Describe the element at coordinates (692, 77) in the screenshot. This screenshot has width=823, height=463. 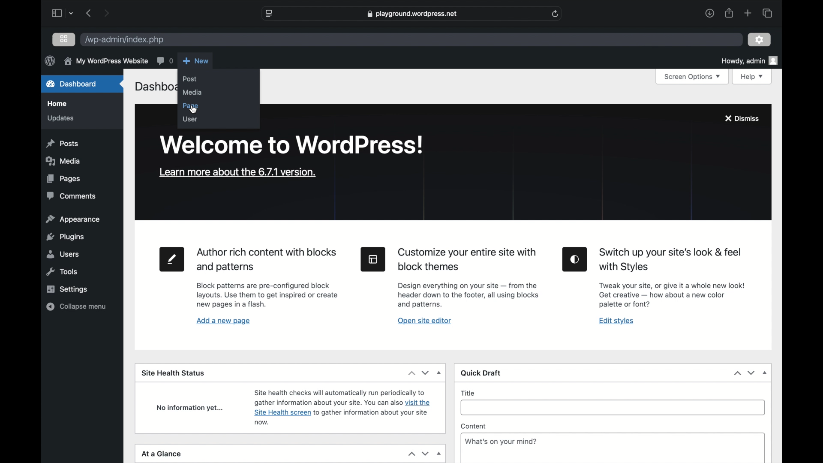
I see `screen options` at that location.